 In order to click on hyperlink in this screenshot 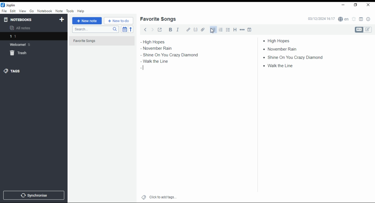, I will do `click(188, 29)`.